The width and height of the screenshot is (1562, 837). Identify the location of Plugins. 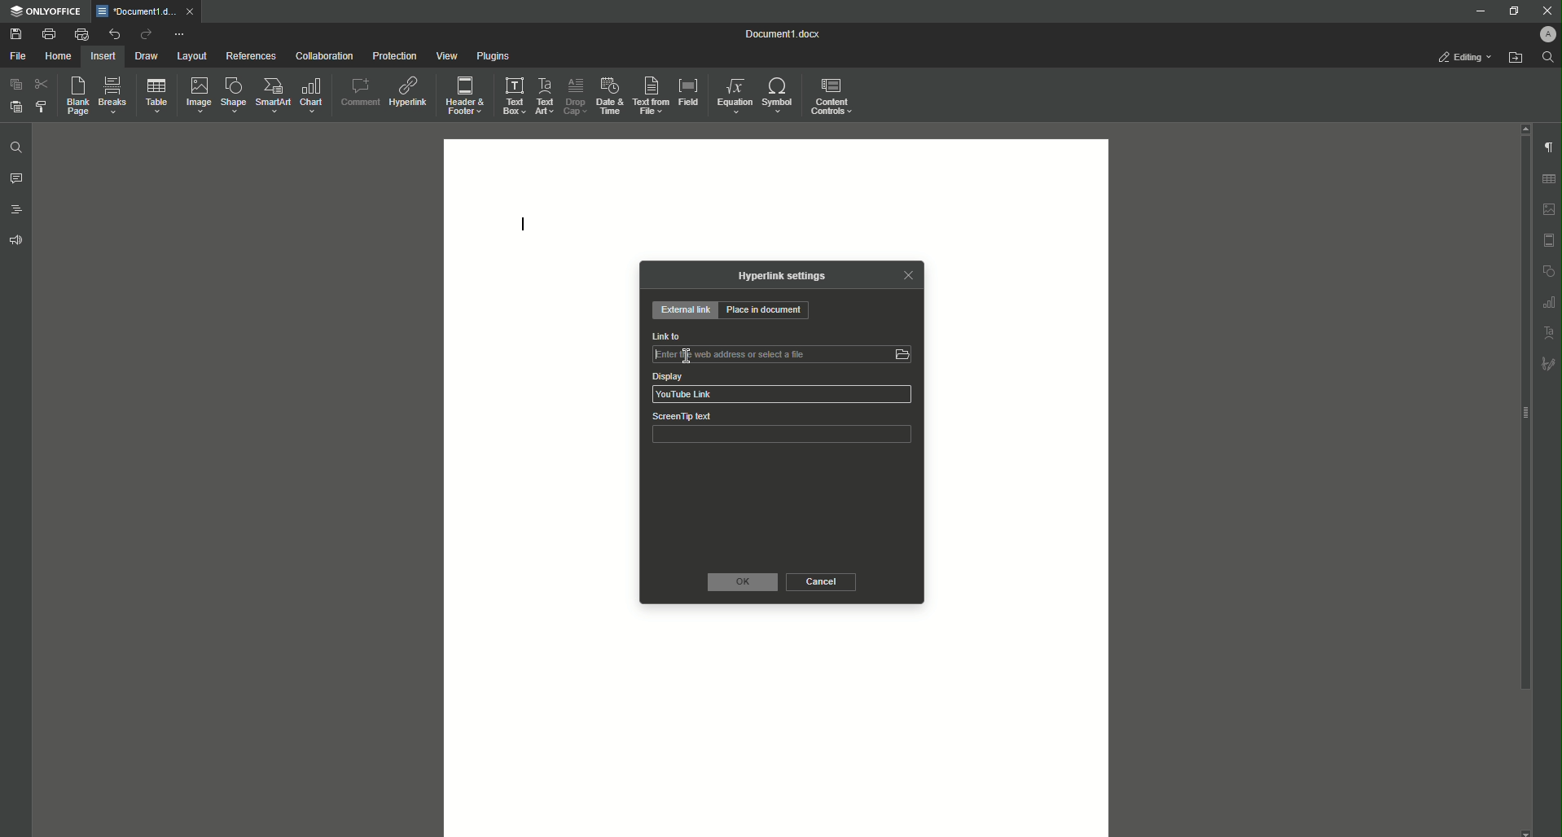
(492, 55).